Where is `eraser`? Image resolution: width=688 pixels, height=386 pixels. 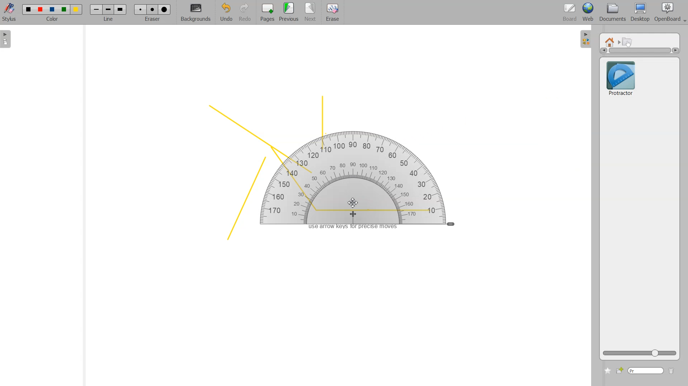
eraser is located at coordinates (151, 21).